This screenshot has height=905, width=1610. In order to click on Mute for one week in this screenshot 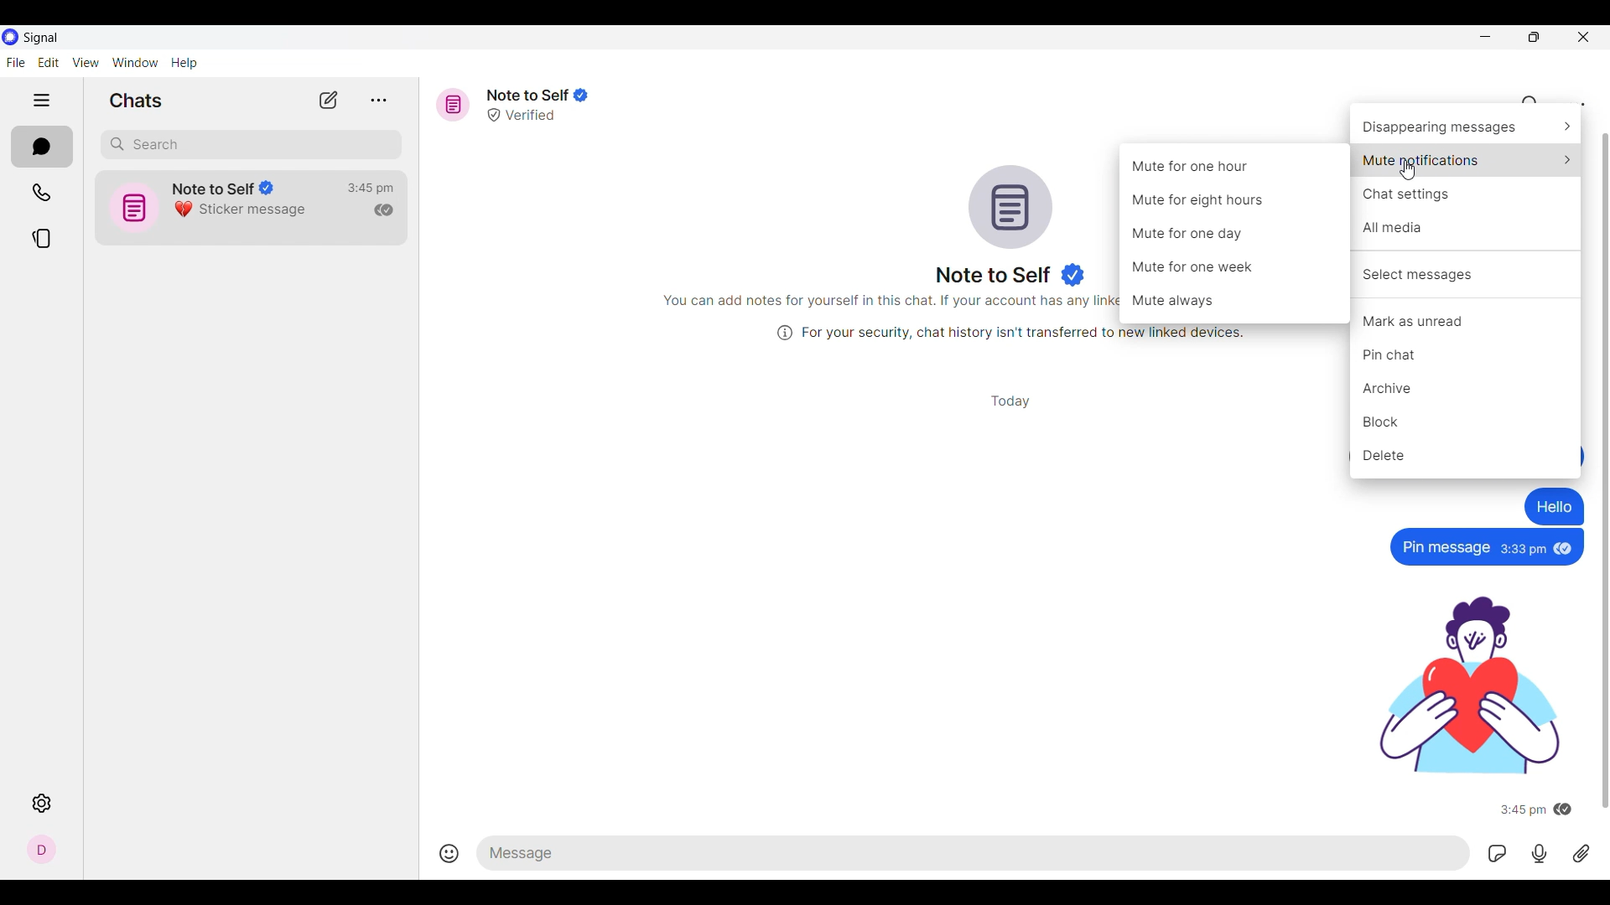, I will do `click(1199, 266)`.